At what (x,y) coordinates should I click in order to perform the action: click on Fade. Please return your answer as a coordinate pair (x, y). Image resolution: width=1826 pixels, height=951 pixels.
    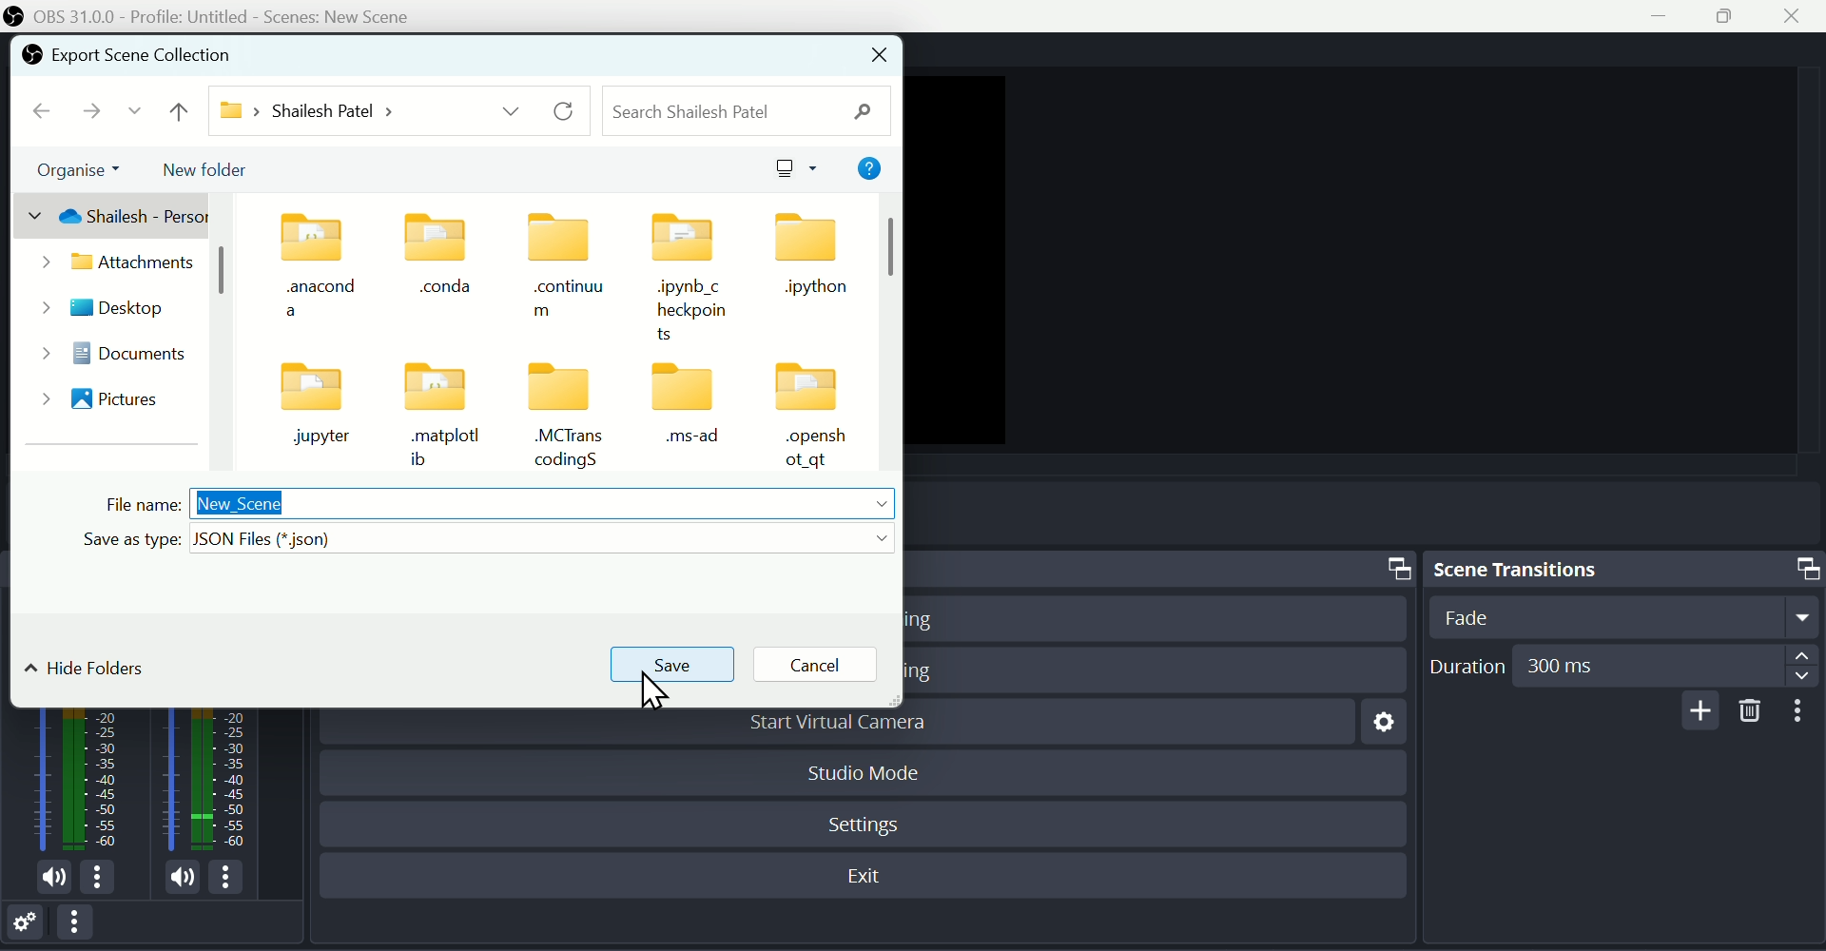
    Looking at the image, I should click on (1619, 616).